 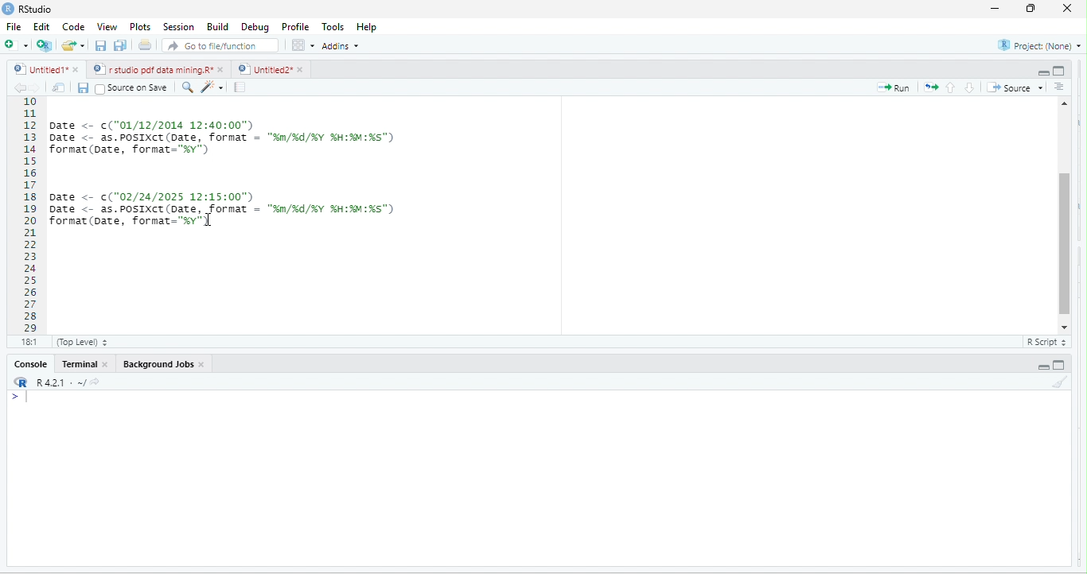 I want to click on rs studio logo, so click(x=19, y=382).